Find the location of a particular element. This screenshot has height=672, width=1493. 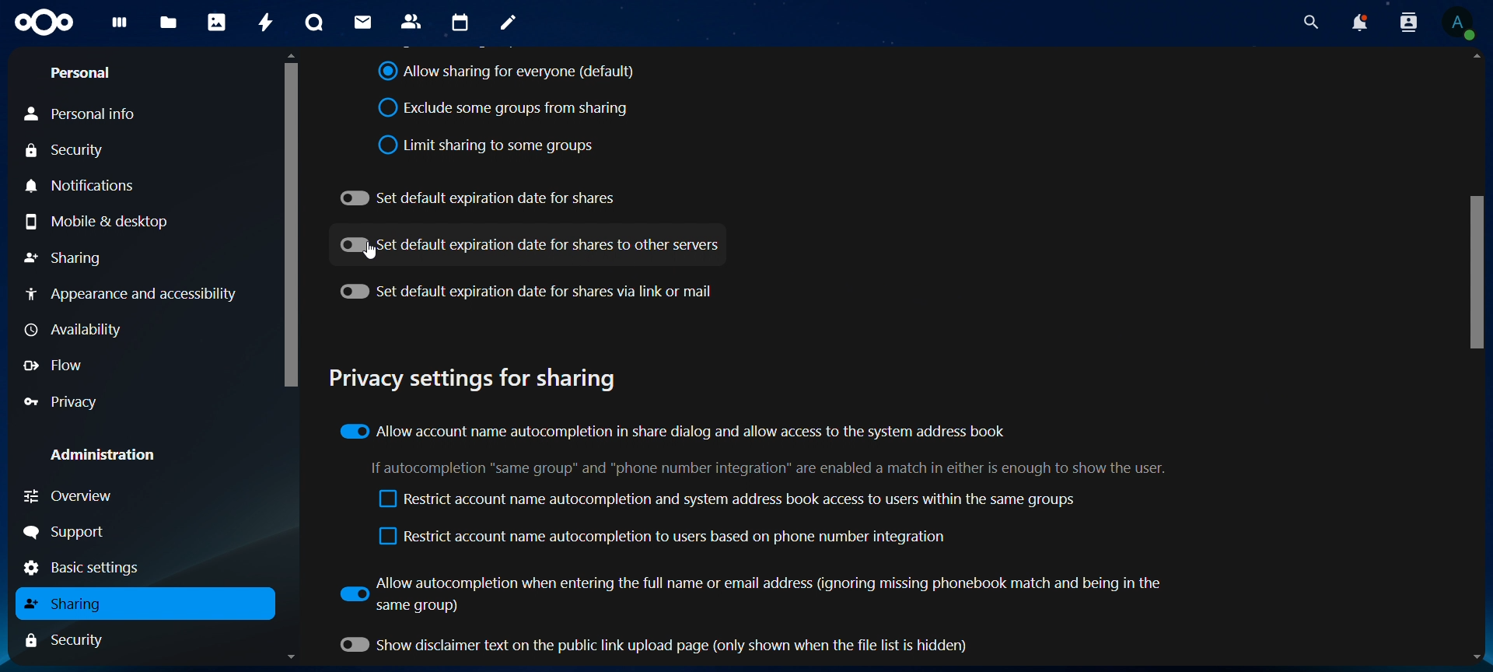

allow account name autocompletion in share dialog and allow access to ht system address book is located at coordinates (689, 429).